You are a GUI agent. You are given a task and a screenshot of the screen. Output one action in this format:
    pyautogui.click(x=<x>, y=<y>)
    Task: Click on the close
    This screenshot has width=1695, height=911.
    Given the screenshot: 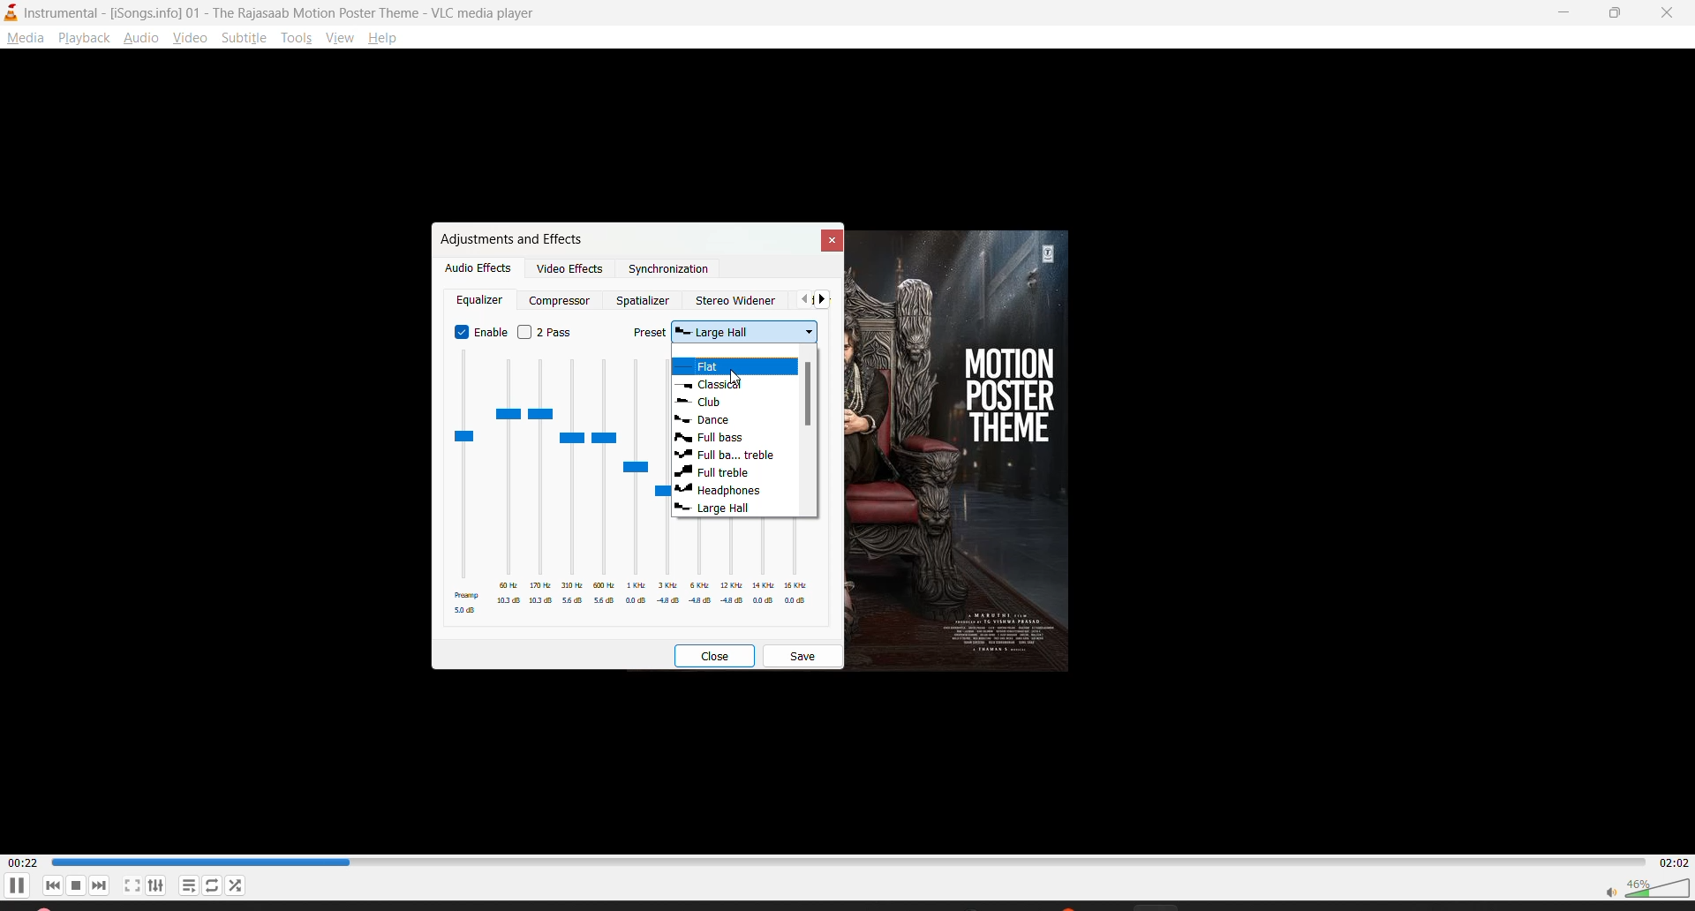 What is the action you would take?
    pyautogui.click(x=828, y=238)
    